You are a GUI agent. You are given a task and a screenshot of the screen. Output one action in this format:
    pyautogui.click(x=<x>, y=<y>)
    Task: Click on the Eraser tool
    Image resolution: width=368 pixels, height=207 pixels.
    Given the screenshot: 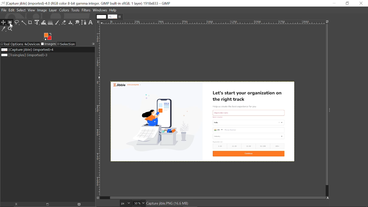 What is the action you would take?
    pyautogui.click(x=64, y=22)
    